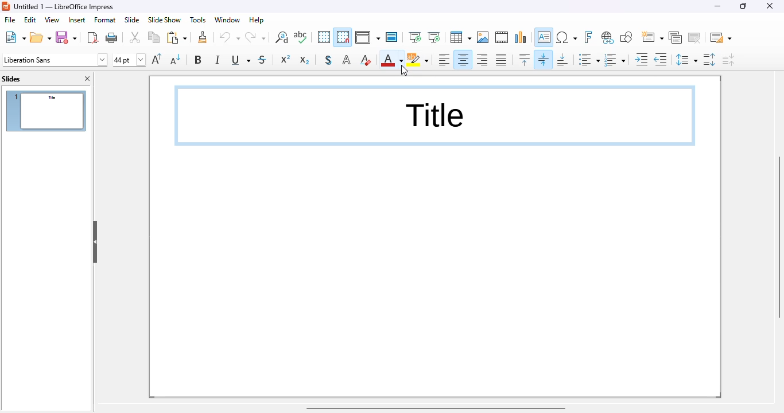 The image size is (784, 413). What do you see at coordinates (463, 60) in the screenshot?
I see `align center` at bounding box center [463, 60].